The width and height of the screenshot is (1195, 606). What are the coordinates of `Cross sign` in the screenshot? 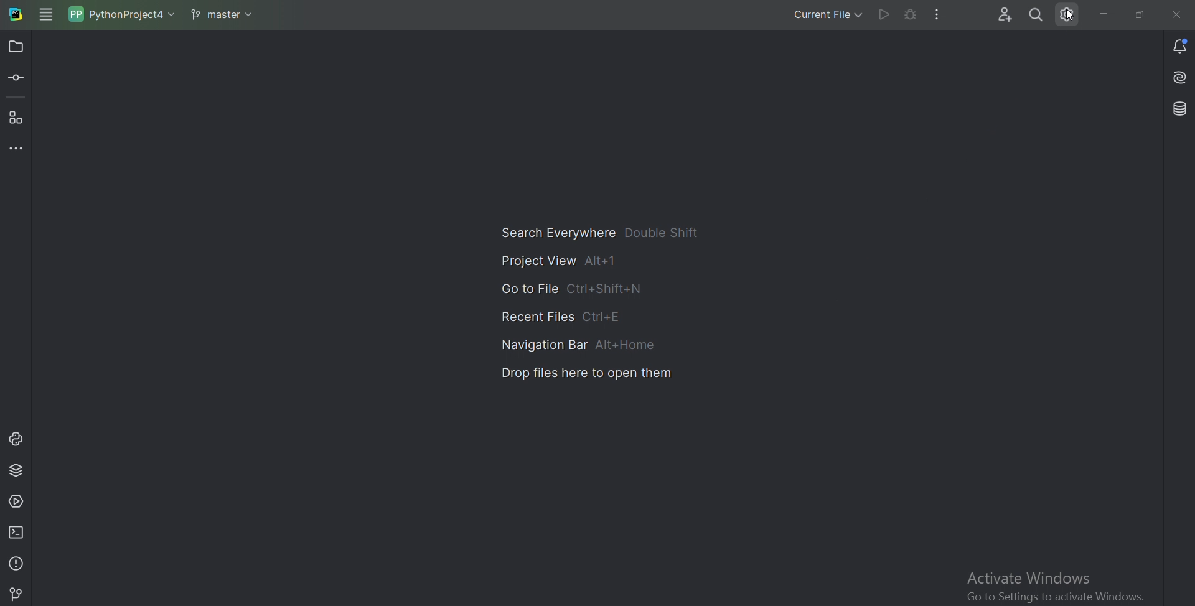 It's located at (1179, 15).